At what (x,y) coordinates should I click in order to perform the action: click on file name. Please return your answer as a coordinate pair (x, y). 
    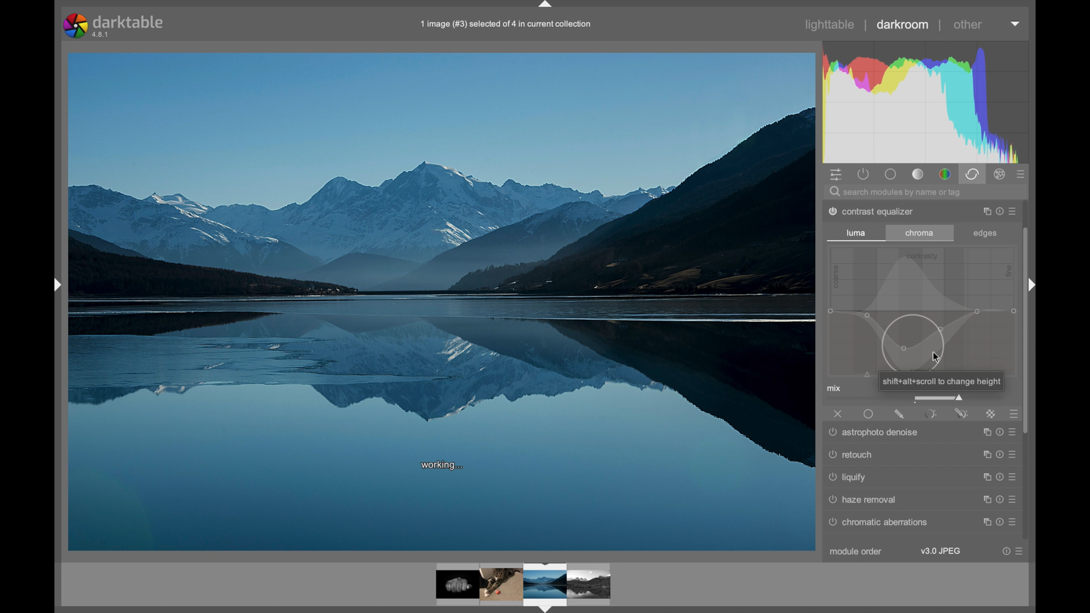
    Looking at the image, I should click on (504, 24).